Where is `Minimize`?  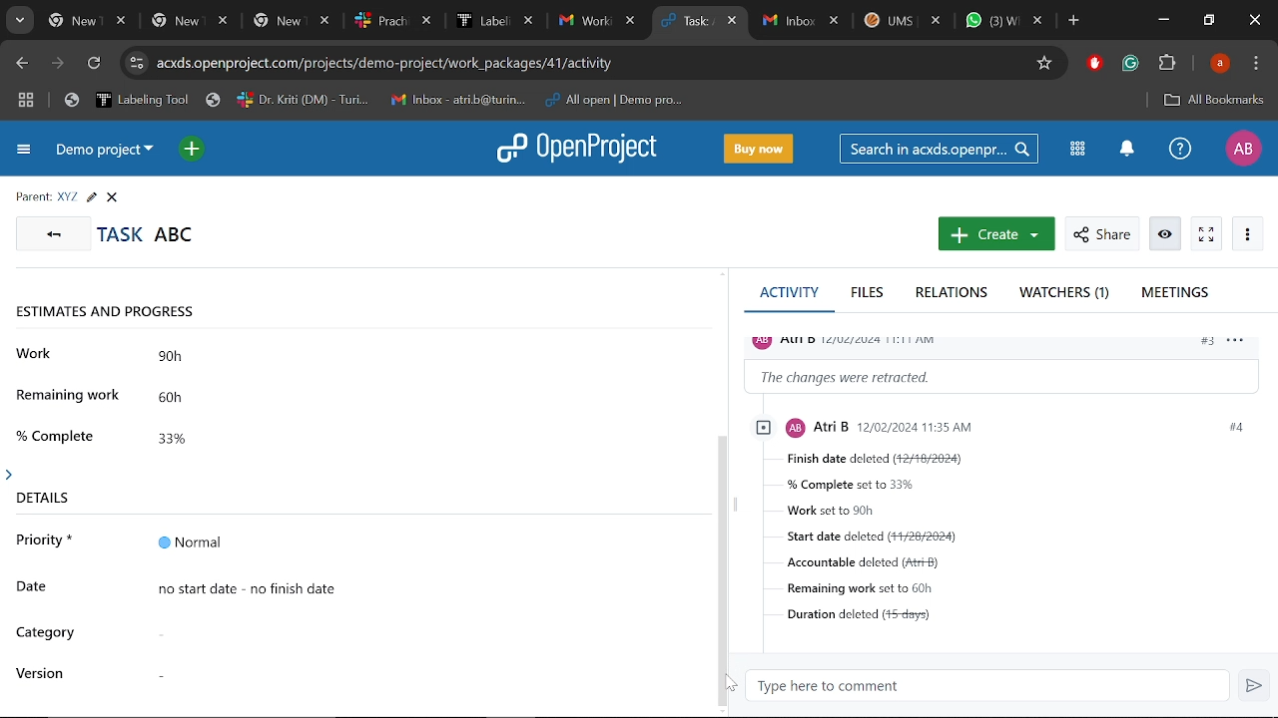
Minimize is located at coordinates (1163, 19).